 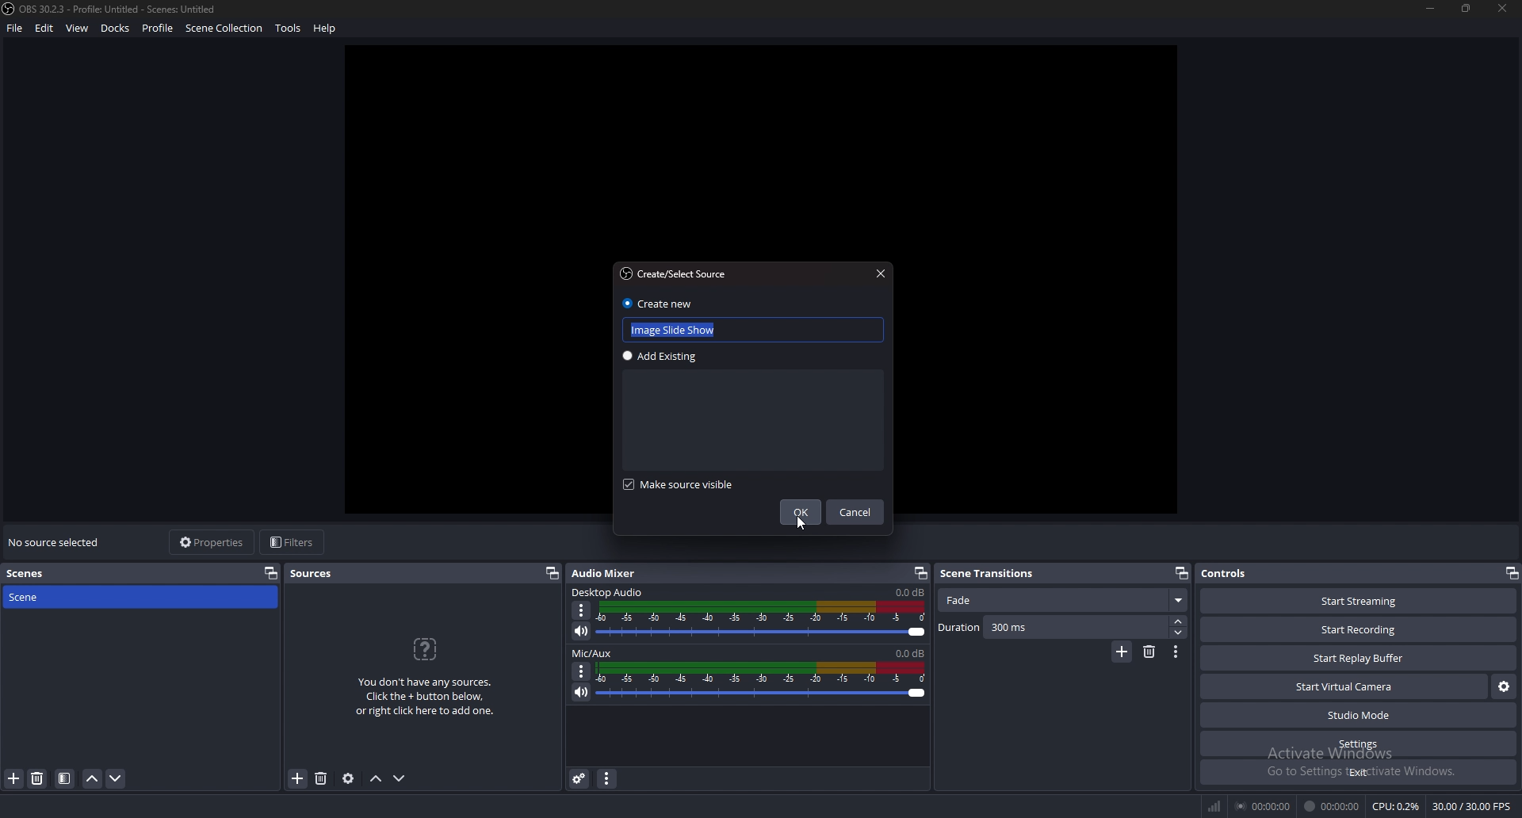 What do you see at coordinates (612, 572) in the screenshot?
I see `audio mixer` at bounding box center [612, 572].